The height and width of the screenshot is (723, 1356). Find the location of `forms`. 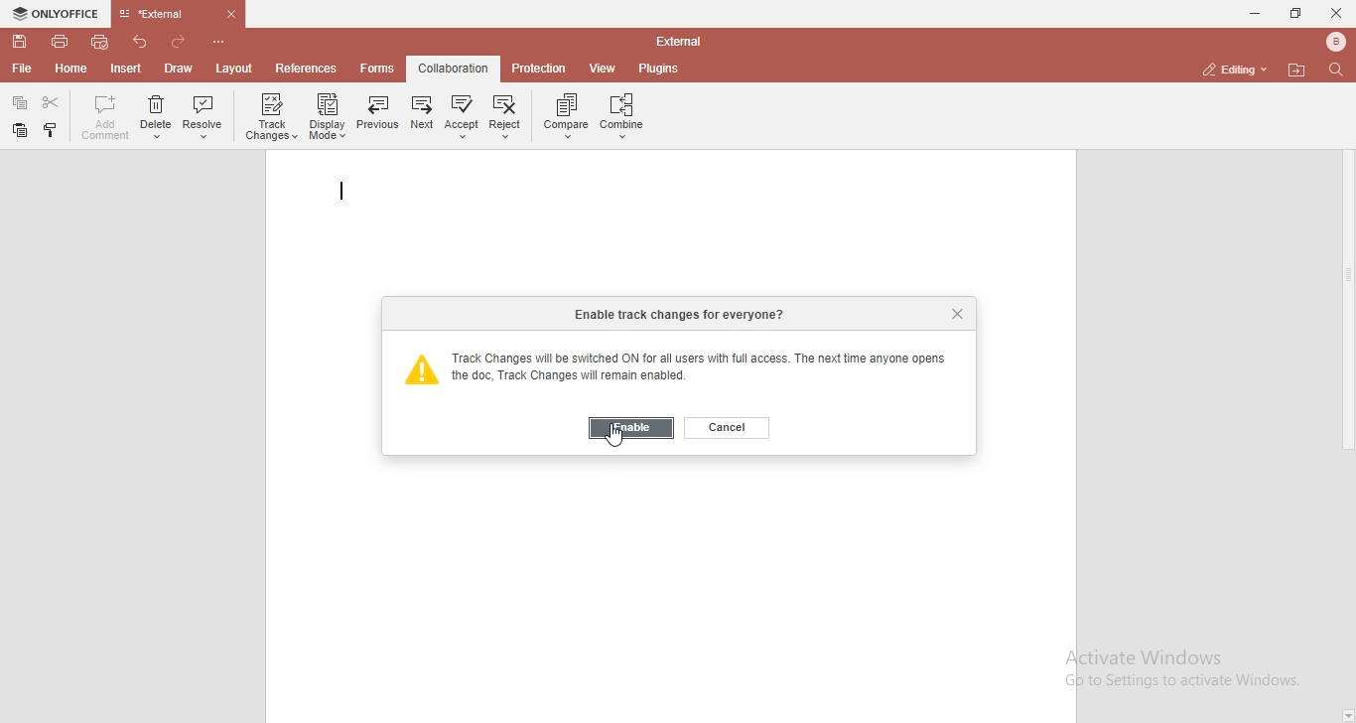

forms is located at coordinates (380, 69).